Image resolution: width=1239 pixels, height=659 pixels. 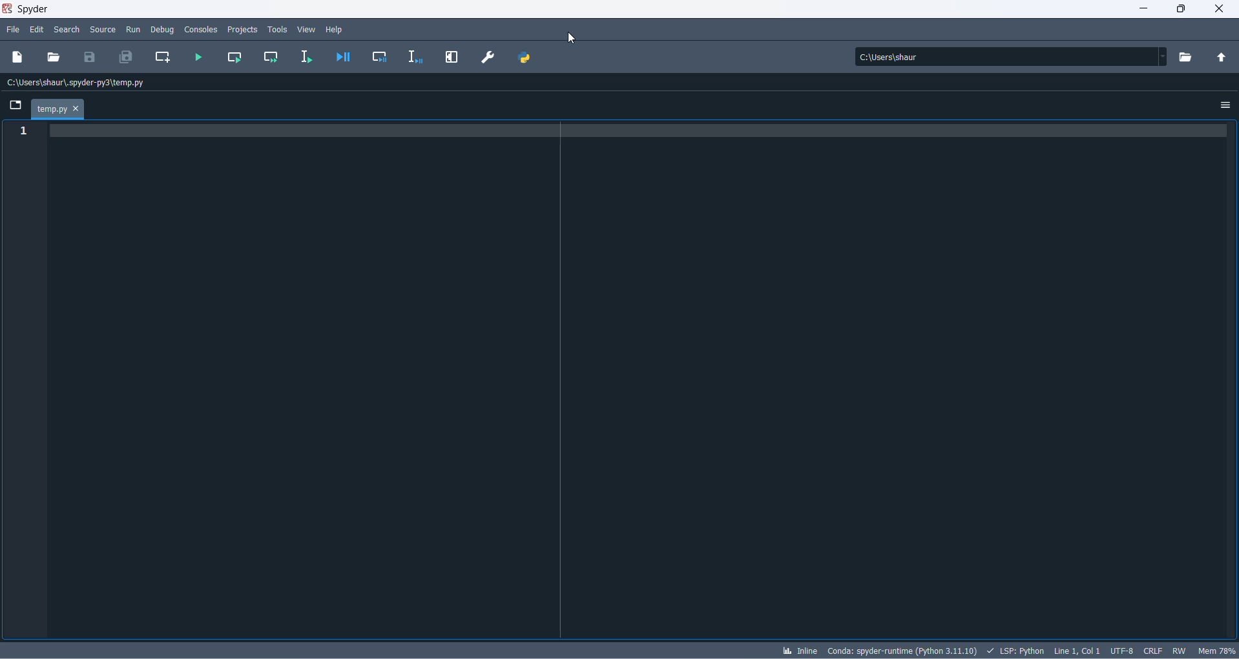 I want to click on edit, so click(x=37, y=30).